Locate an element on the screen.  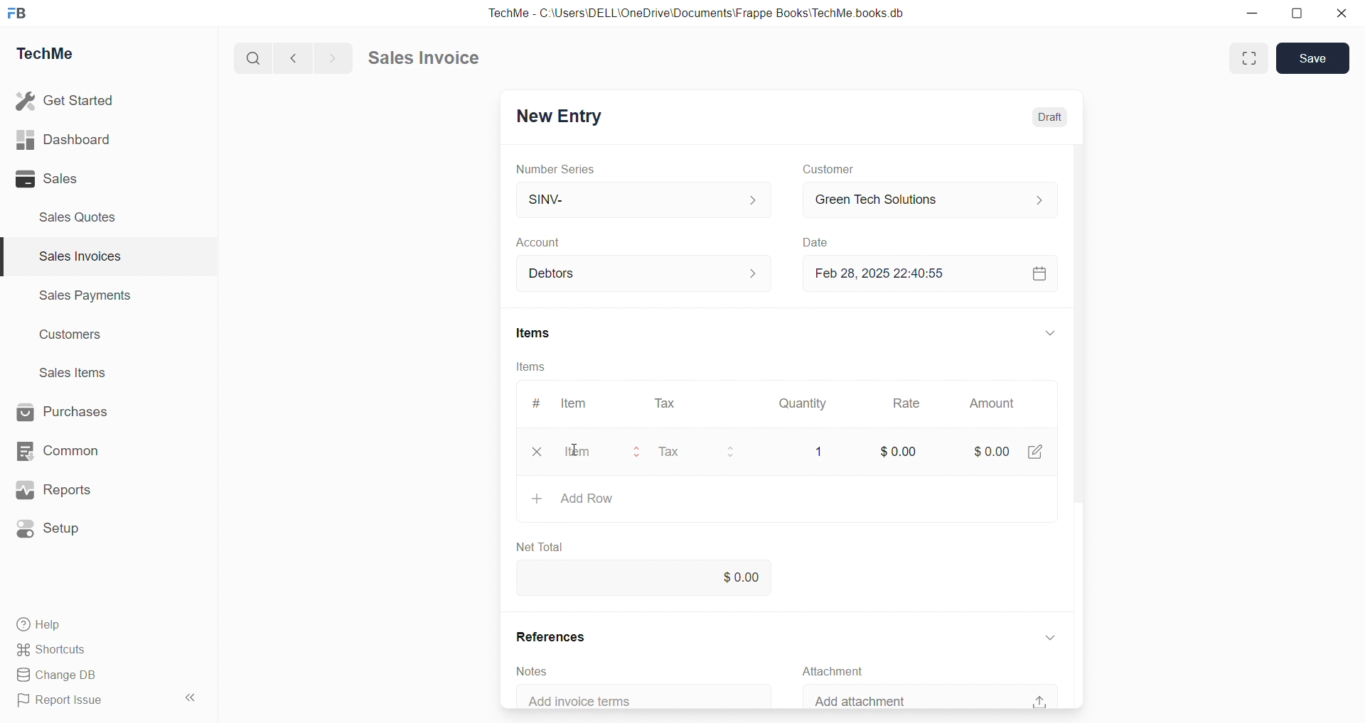
# is located at coordinates (537, 403).